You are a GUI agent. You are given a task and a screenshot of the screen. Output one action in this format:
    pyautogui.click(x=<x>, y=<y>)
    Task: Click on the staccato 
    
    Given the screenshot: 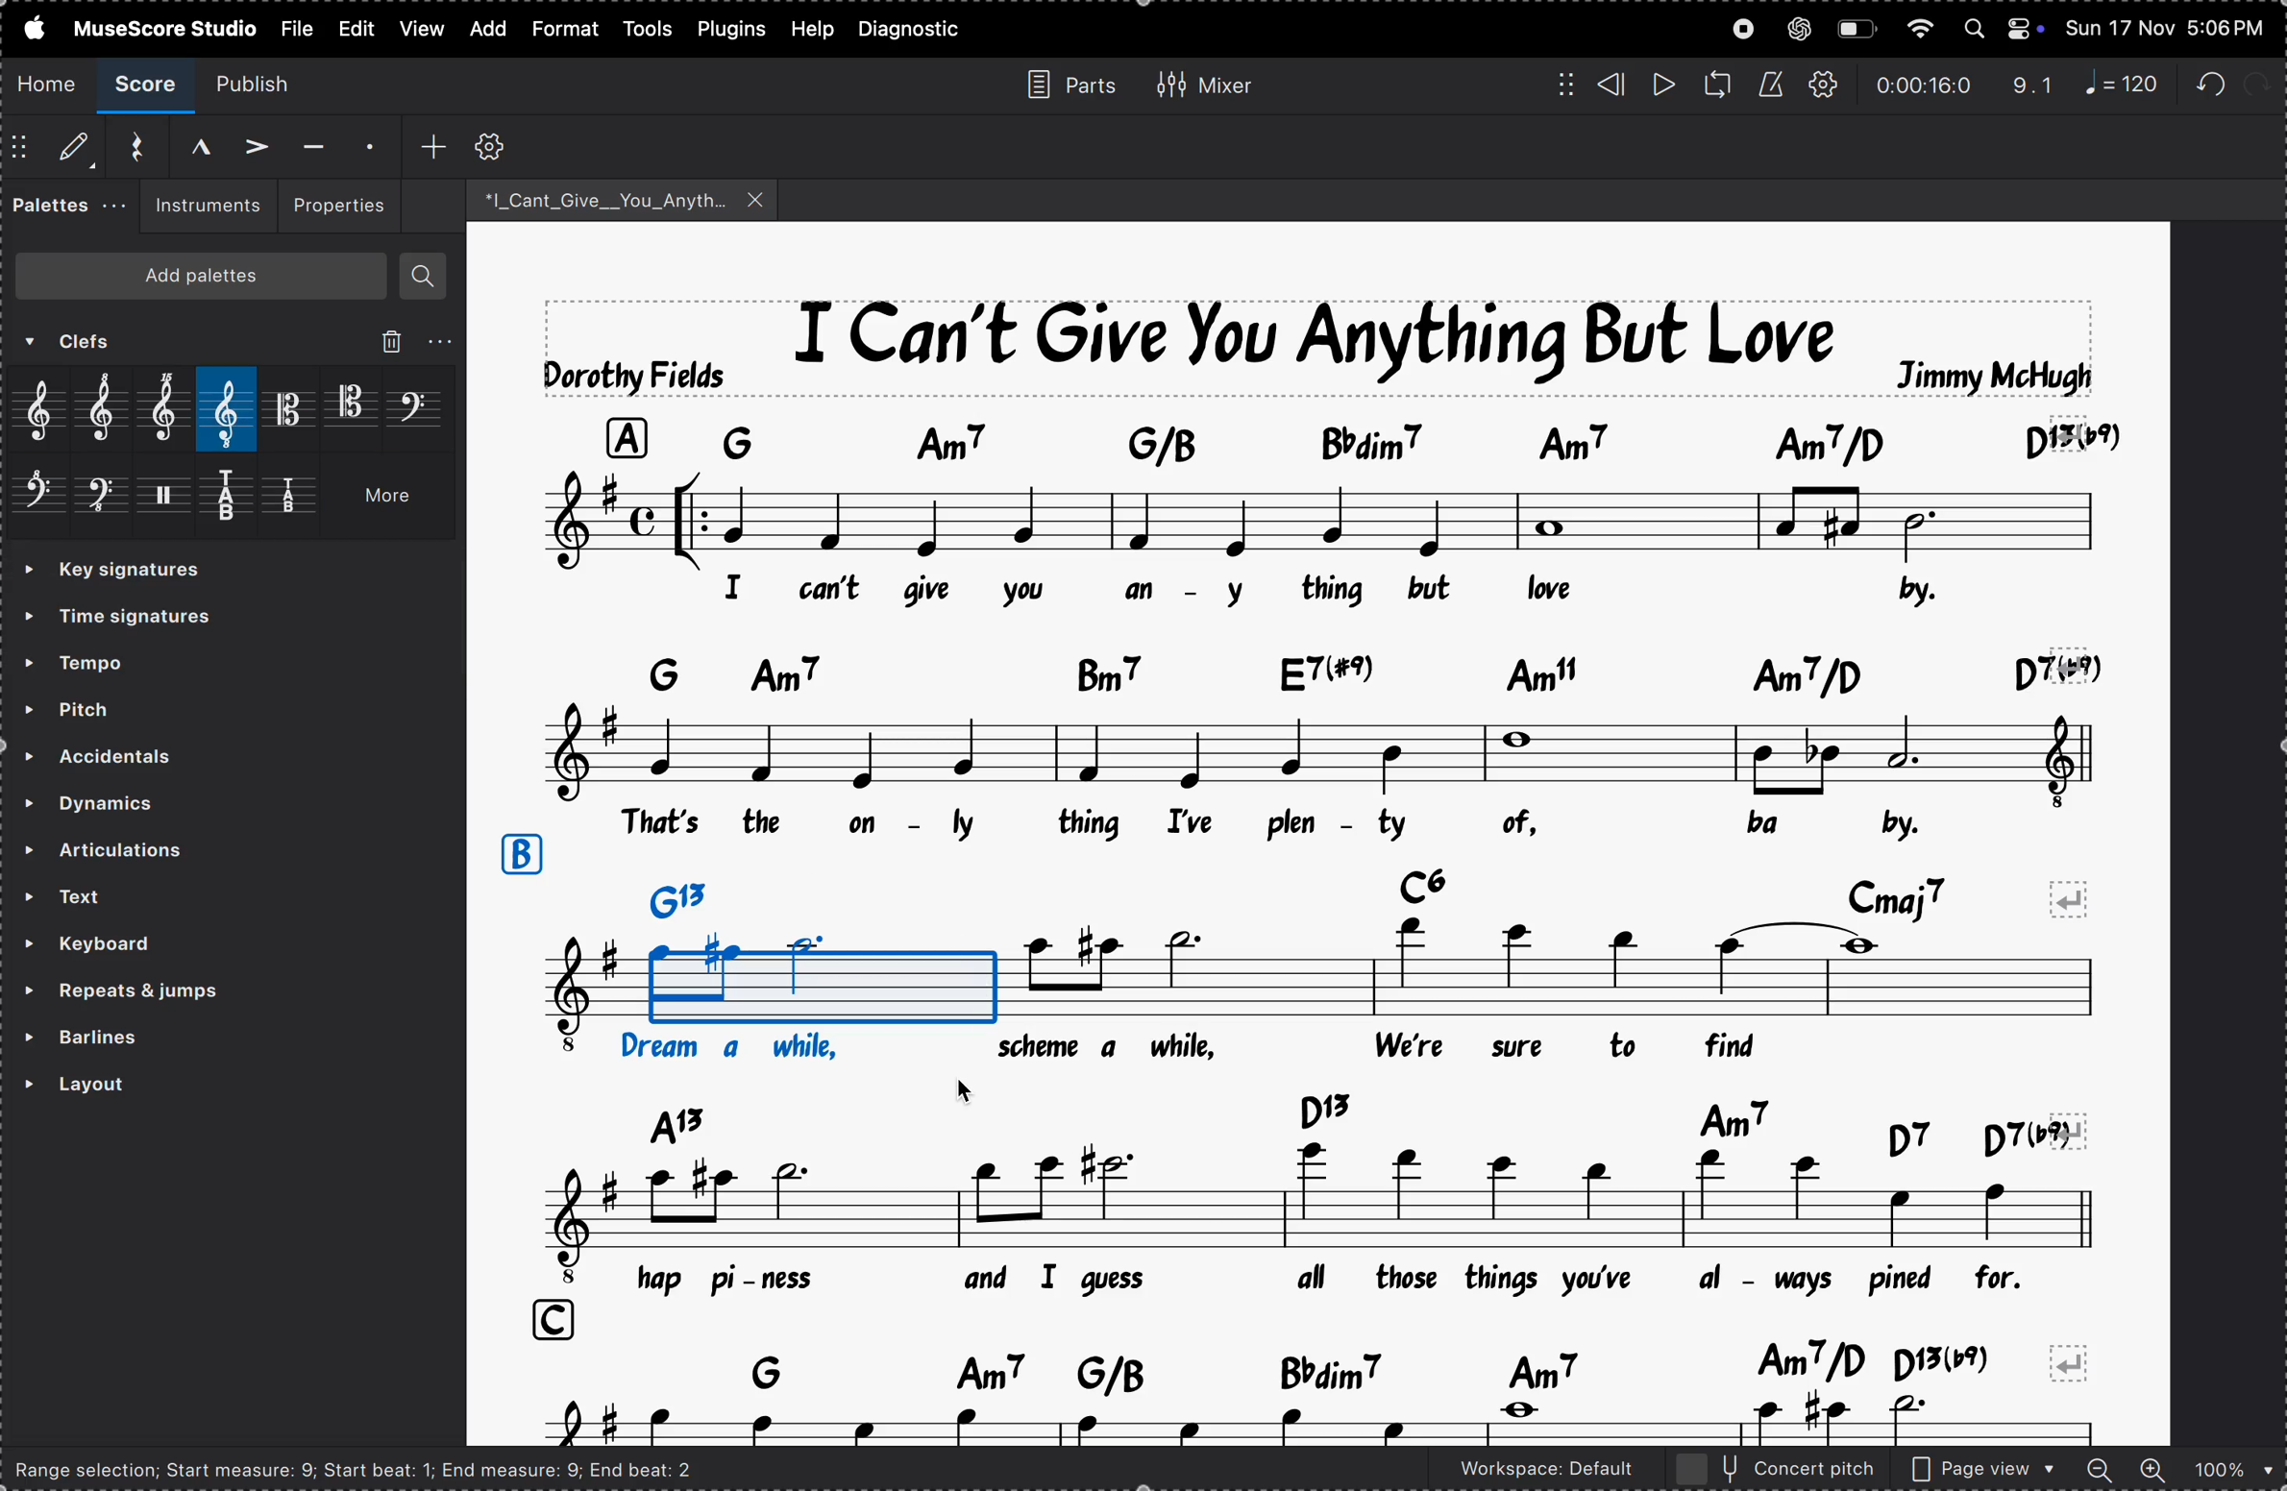 What is the action you would take?
    pyautogui.click(x=366, y=143)
    